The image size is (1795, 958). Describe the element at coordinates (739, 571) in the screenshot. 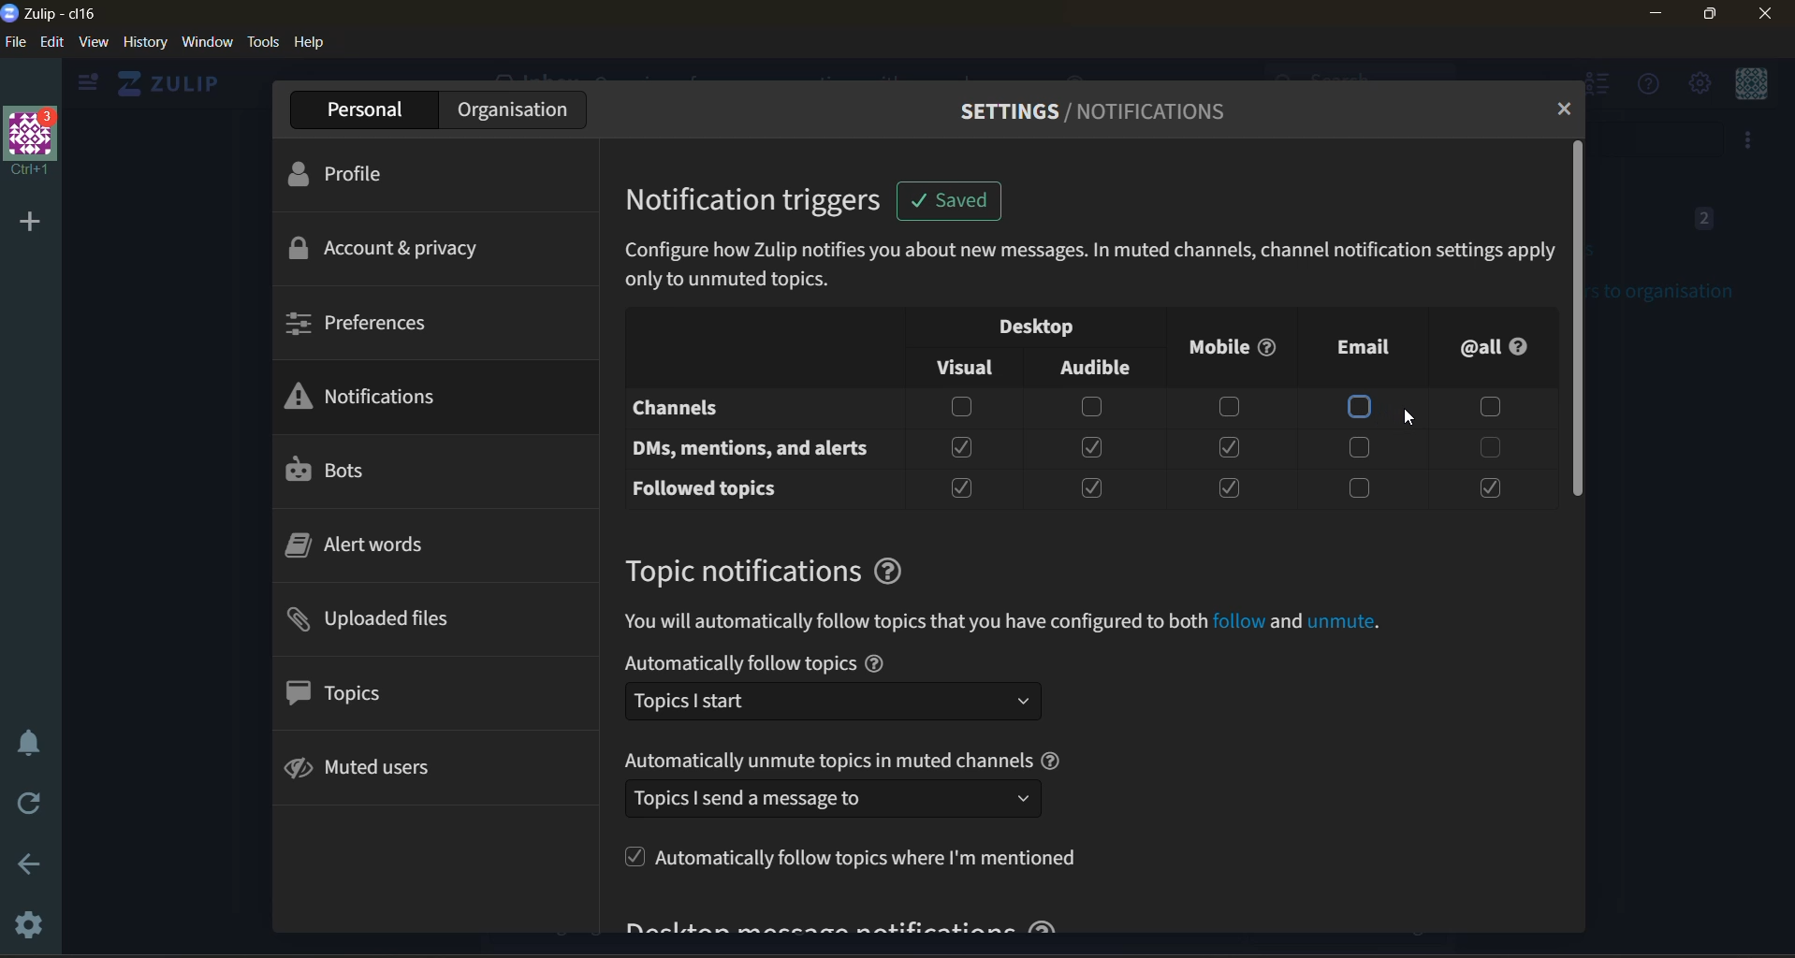

I see `topic notifications` at that location.